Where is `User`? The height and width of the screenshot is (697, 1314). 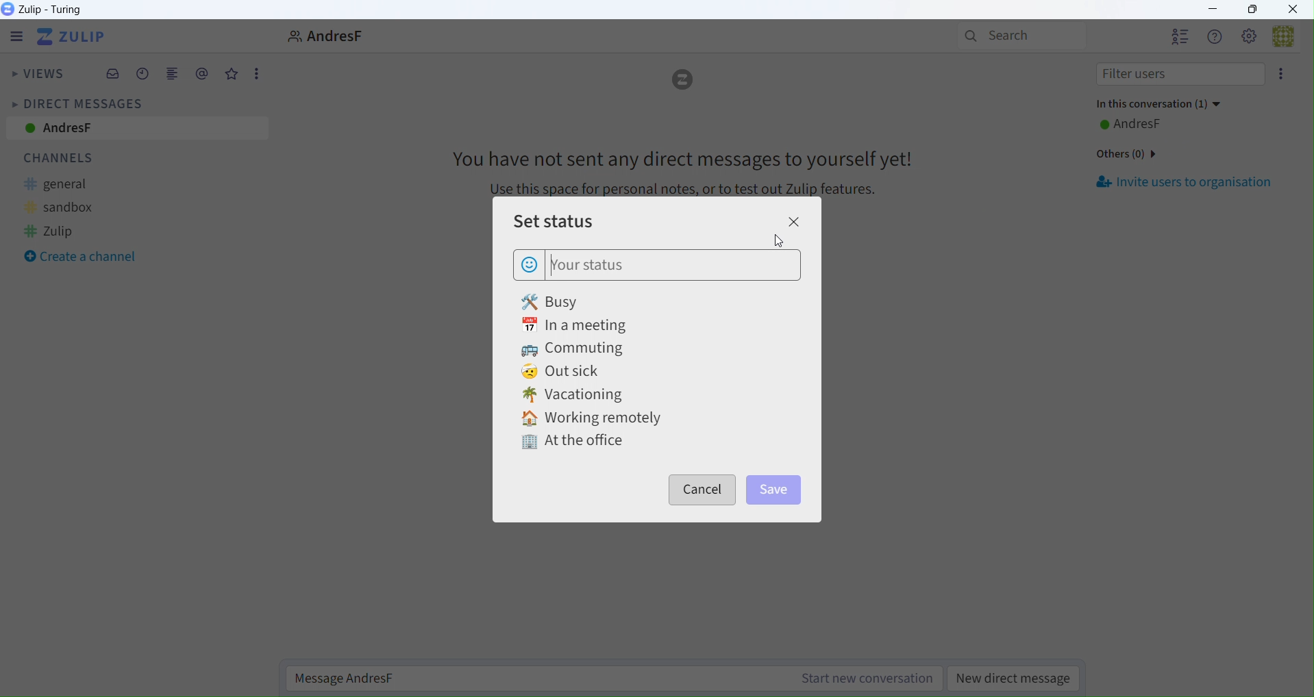
User is located at coordinates (319, 36).